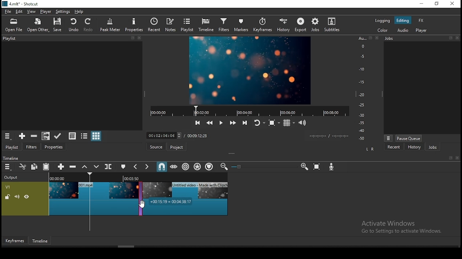 This screenshot has height=259, width=462. I want to click on export, so click(300, 25).